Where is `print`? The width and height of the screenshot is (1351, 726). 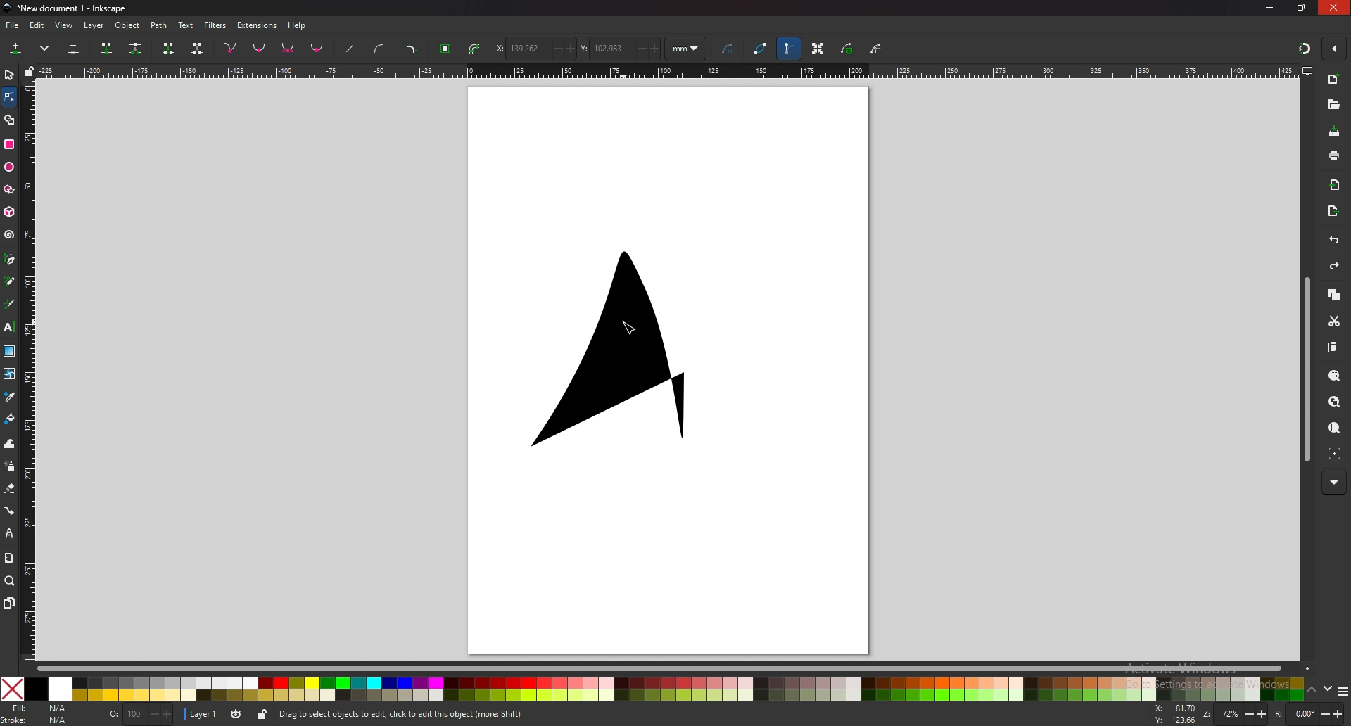 print is located at coordinates (1333, 155).